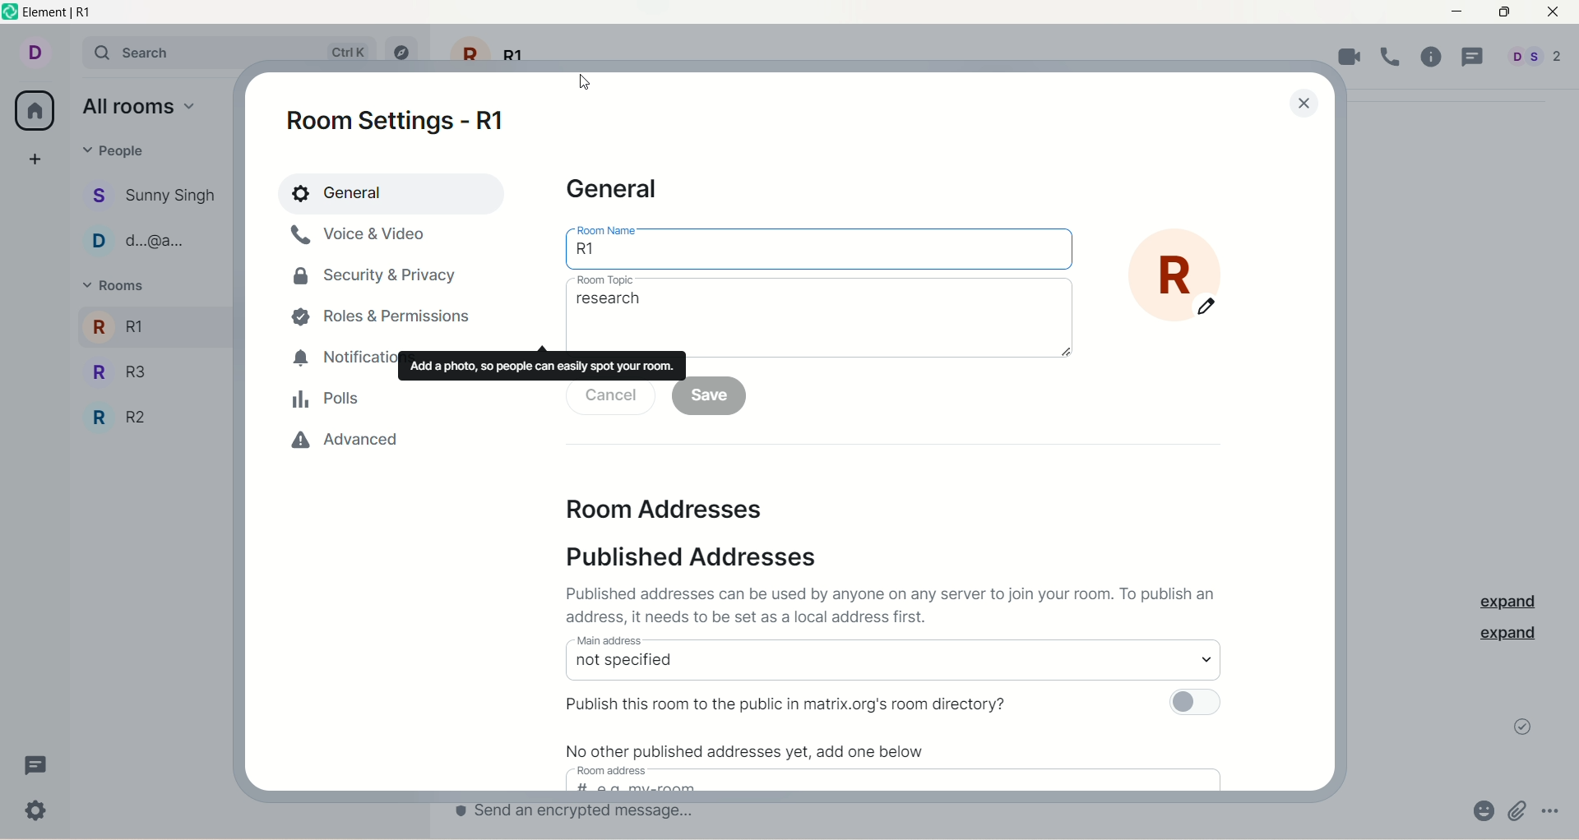  What do you see at coordinates (155, 194) in the screenshot?
I see `people` at bounding box center [155, 194].